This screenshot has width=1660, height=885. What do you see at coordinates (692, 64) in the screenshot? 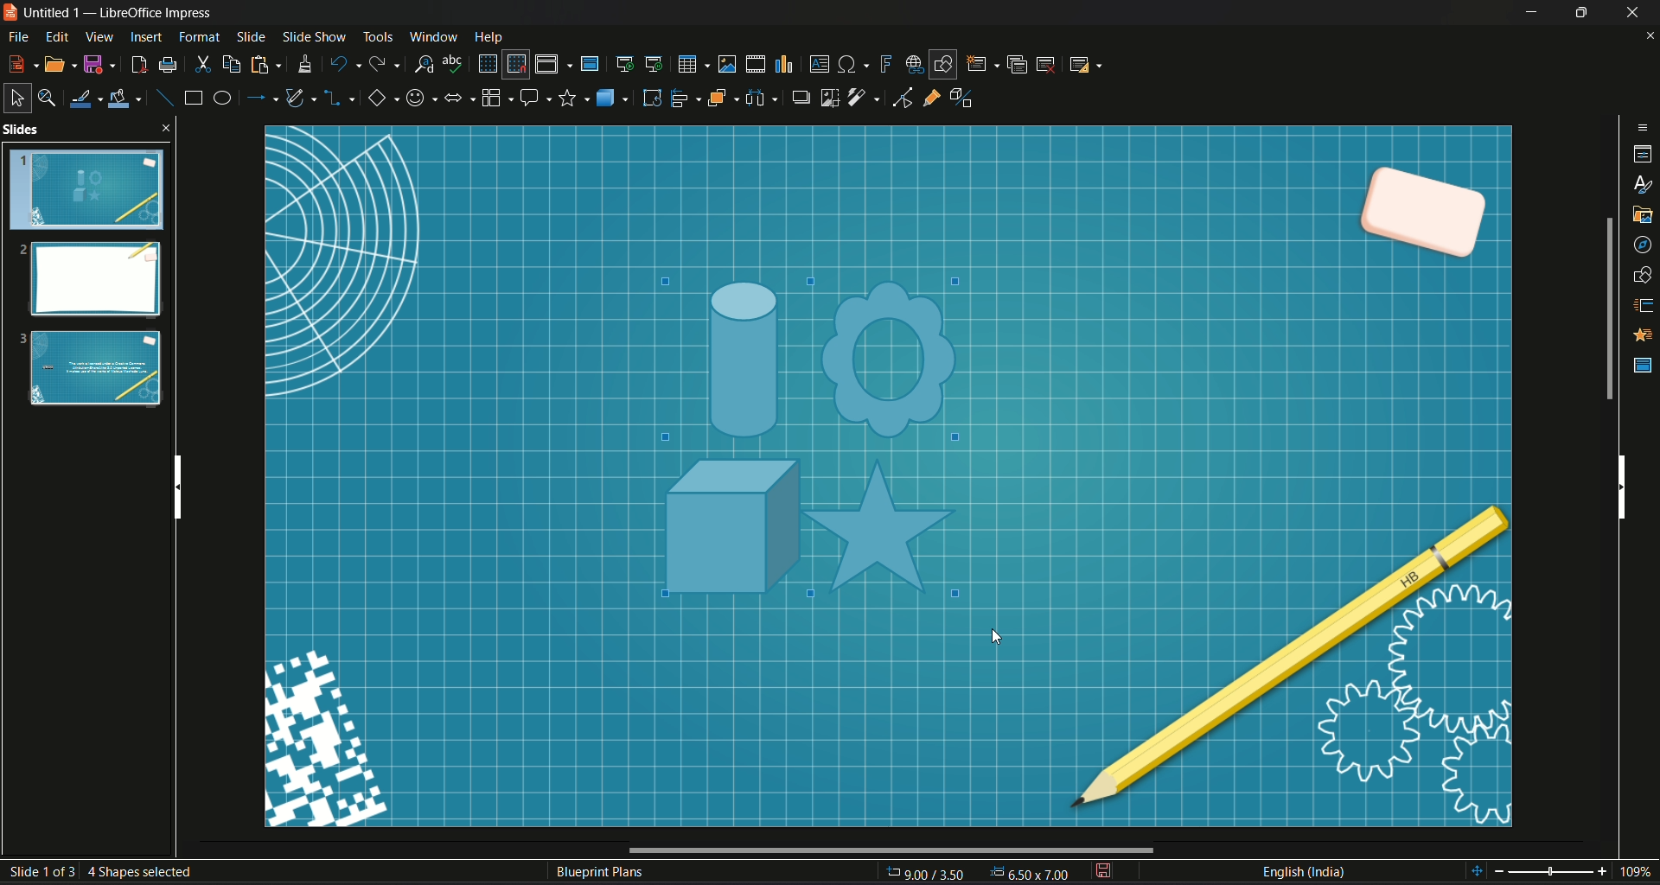
I see `table` at bounding box center [692, 64].